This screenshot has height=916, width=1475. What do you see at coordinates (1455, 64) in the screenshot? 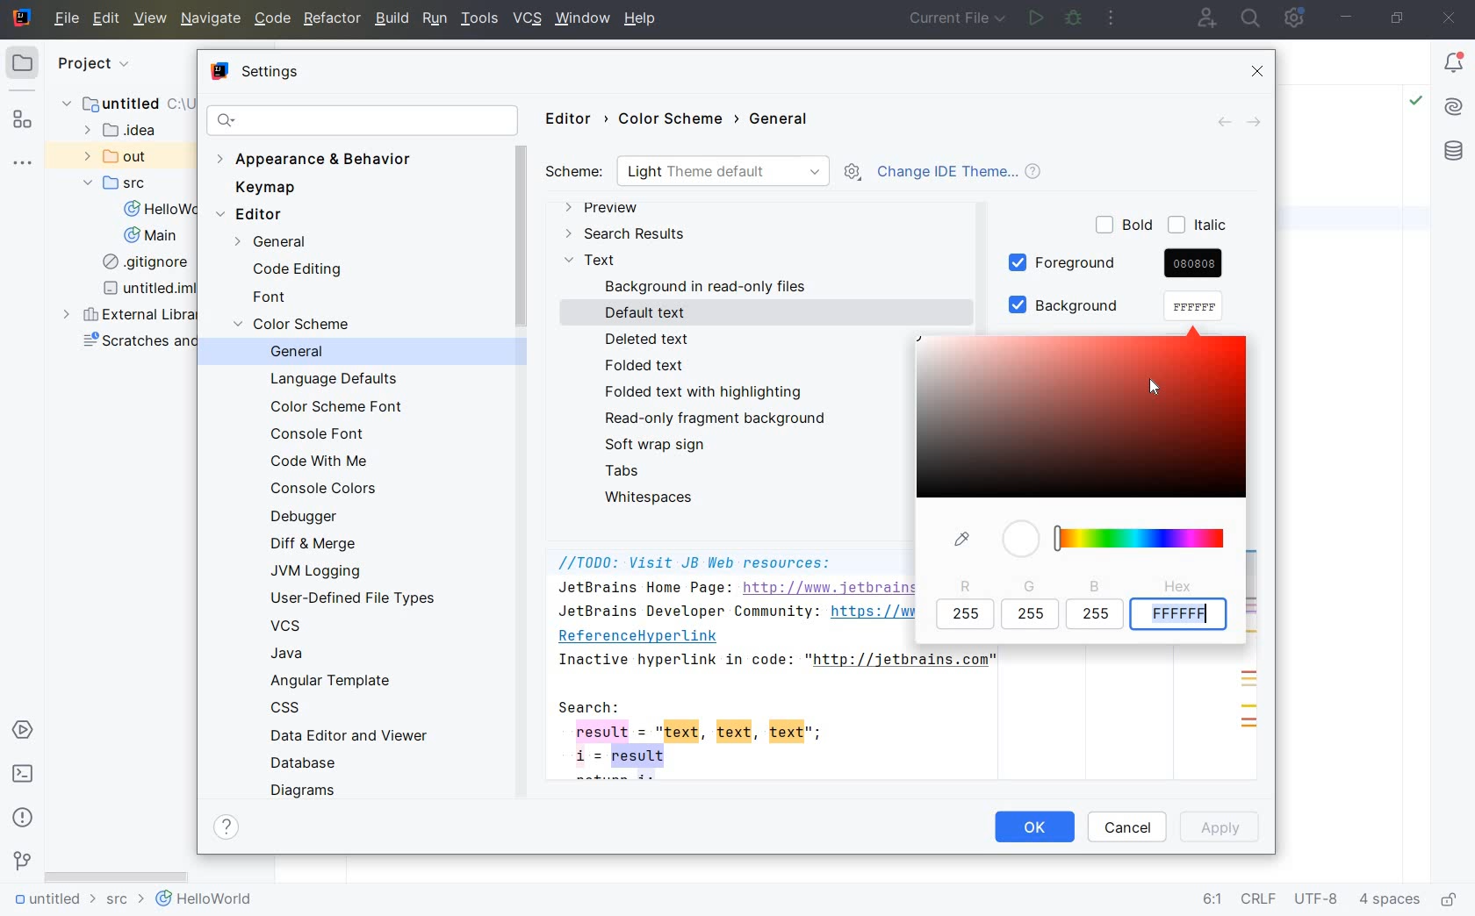
I see `Notifications` at bounding box center [1455, 64].